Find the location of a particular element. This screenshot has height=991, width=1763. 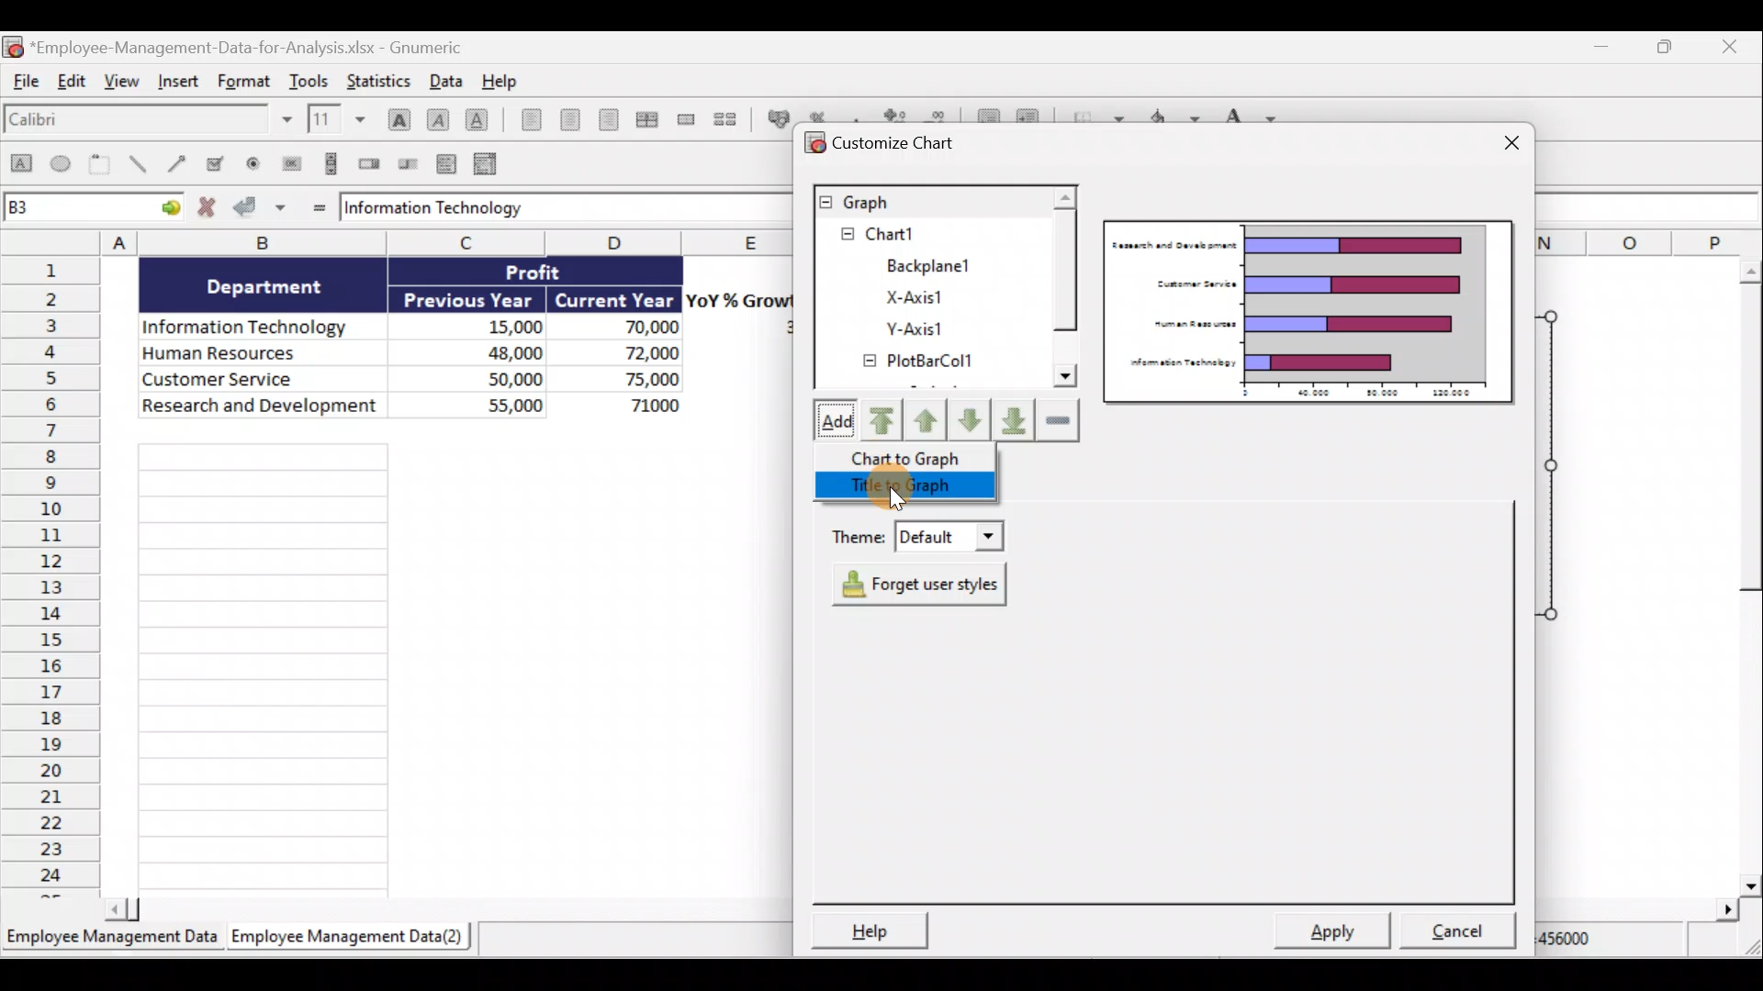

Create a frame is located at coordinates (104, 166).